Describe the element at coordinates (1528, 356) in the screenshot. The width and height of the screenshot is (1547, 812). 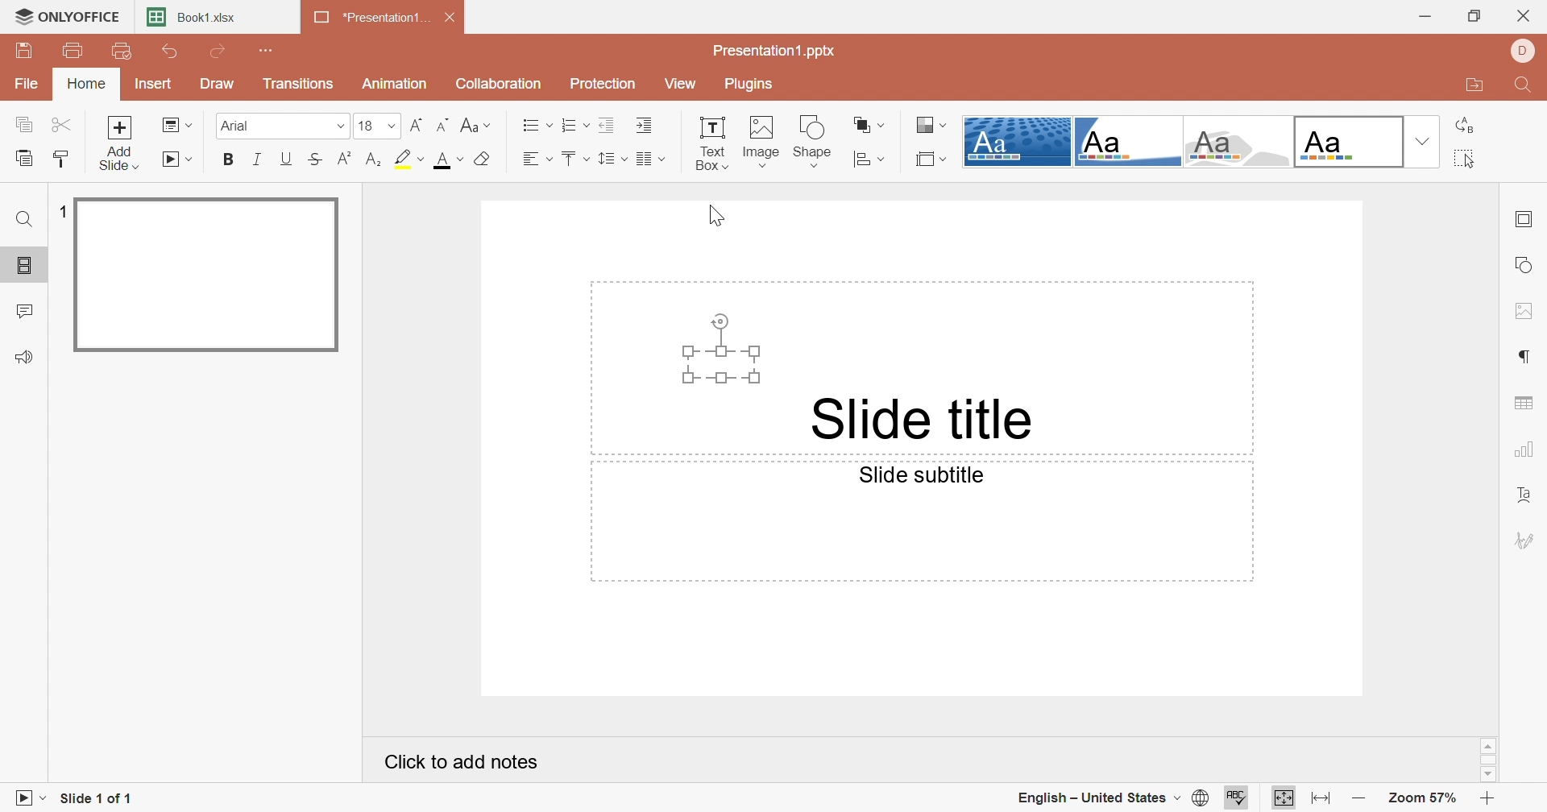
I see `Paragraph settings` at that location.